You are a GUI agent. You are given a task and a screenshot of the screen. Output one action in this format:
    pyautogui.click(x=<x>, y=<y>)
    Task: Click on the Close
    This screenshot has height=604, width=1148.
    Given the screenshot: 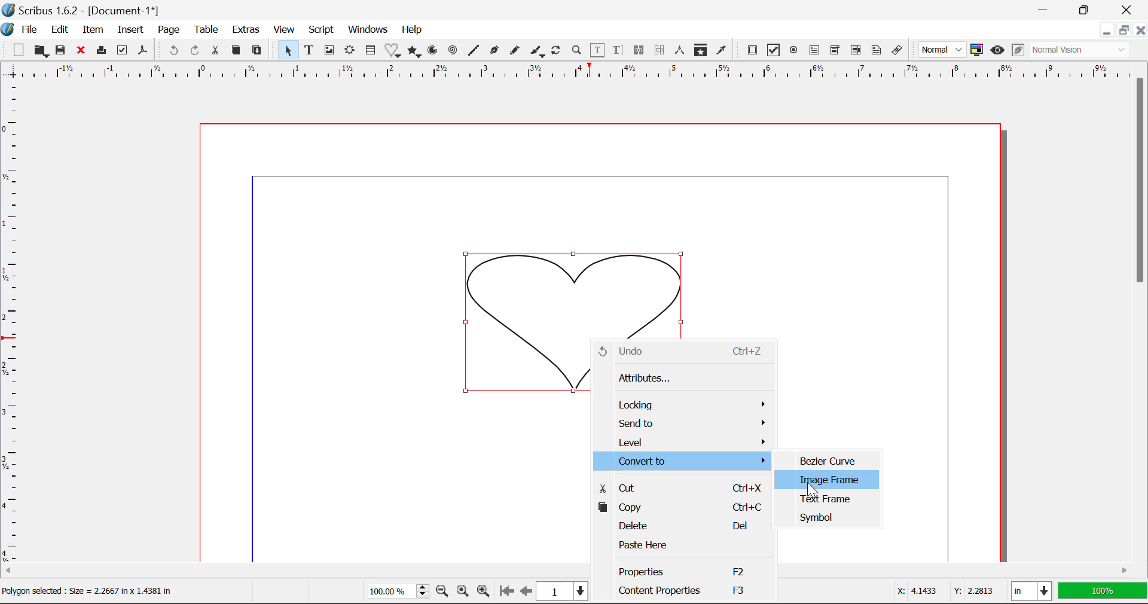 What is the action you would take?
    pyautogui.click(x=1141, y=32)
    